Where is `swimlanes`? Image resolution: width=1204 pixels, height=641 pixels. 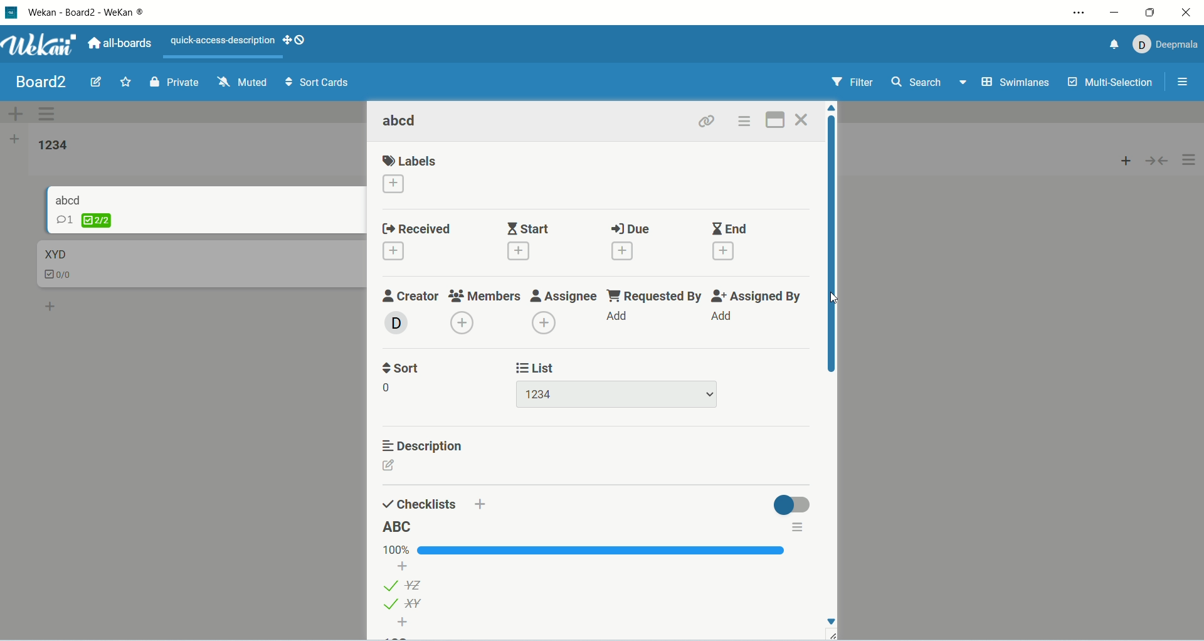
swimlanes is located at coordinates (1015, 83).